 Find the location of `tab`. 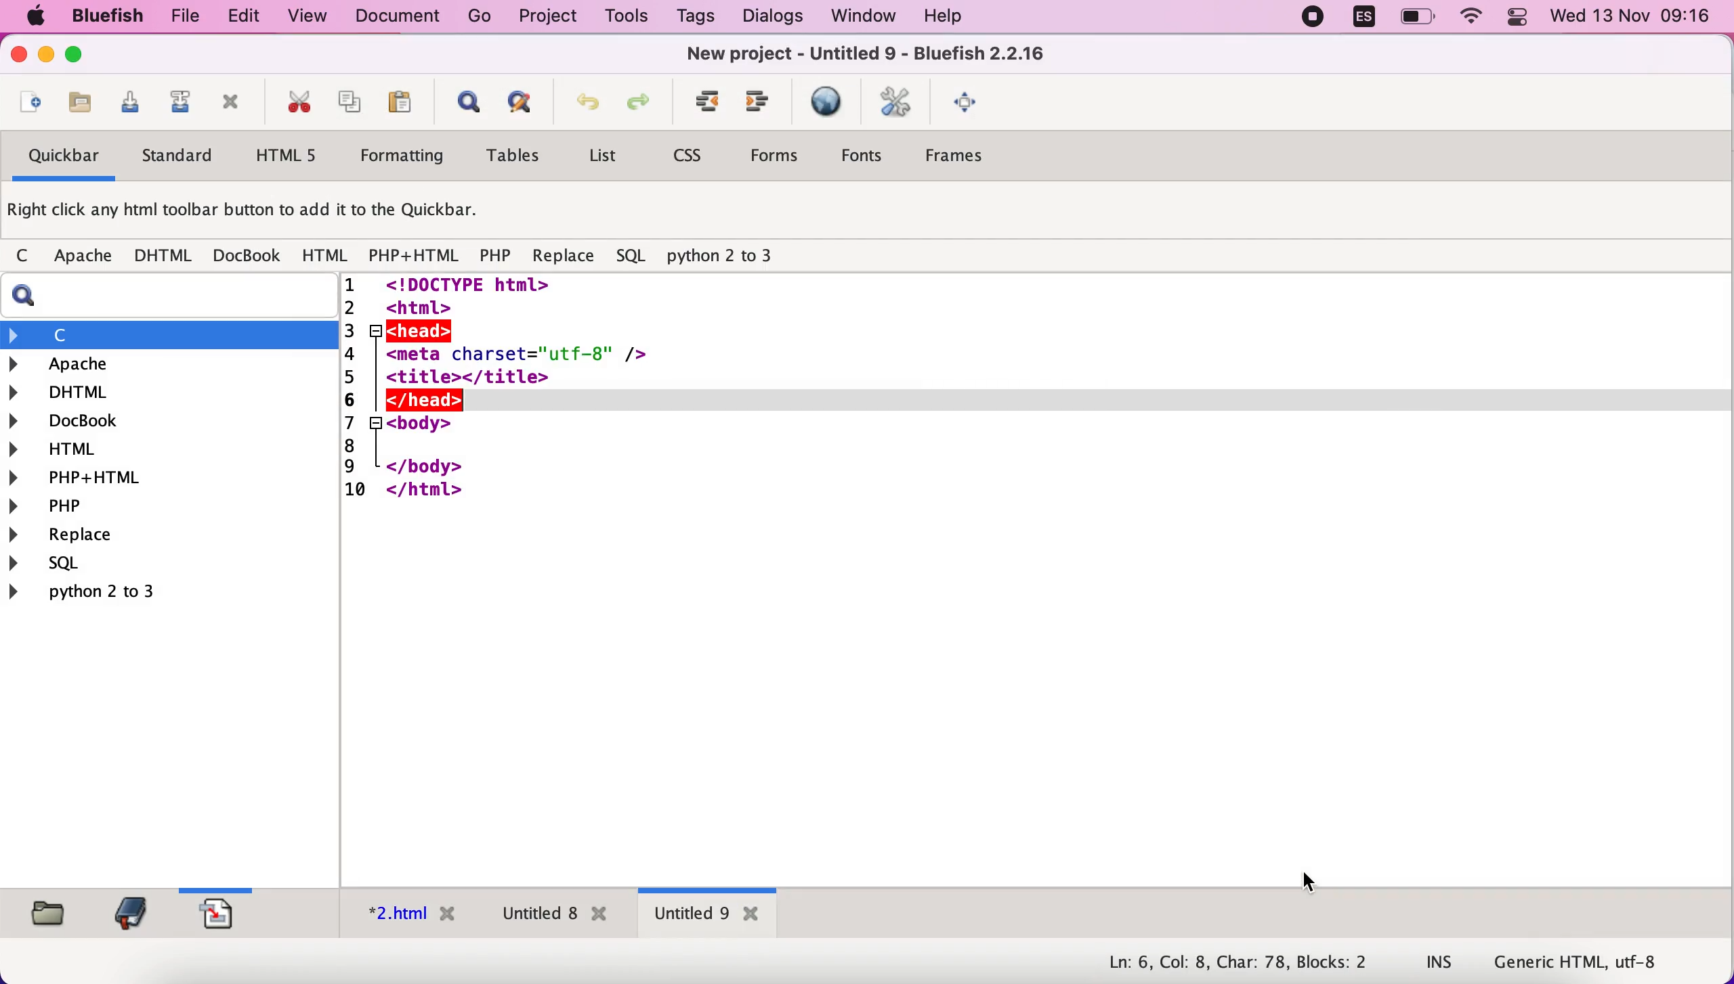

tab is located at coordinates (708, 916).